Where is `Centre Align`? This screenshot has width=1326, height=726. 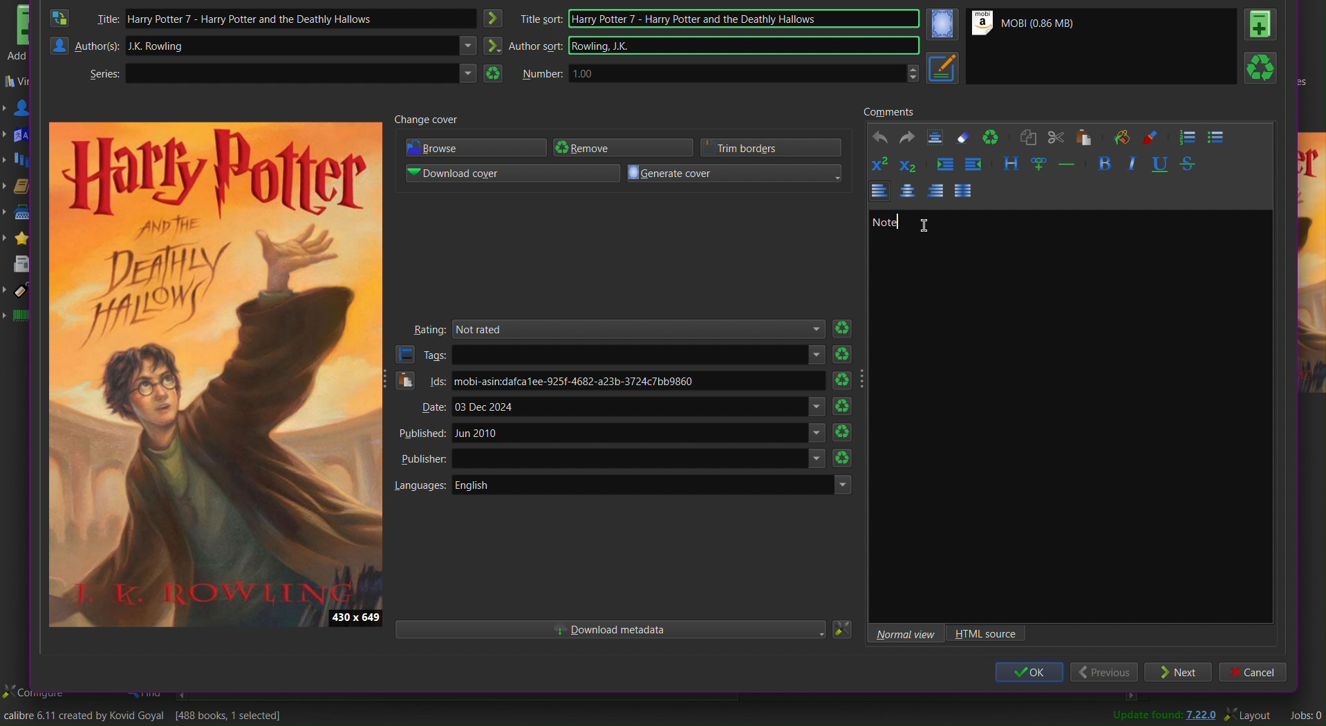
Centre Align is located at coordinates (906, 192).